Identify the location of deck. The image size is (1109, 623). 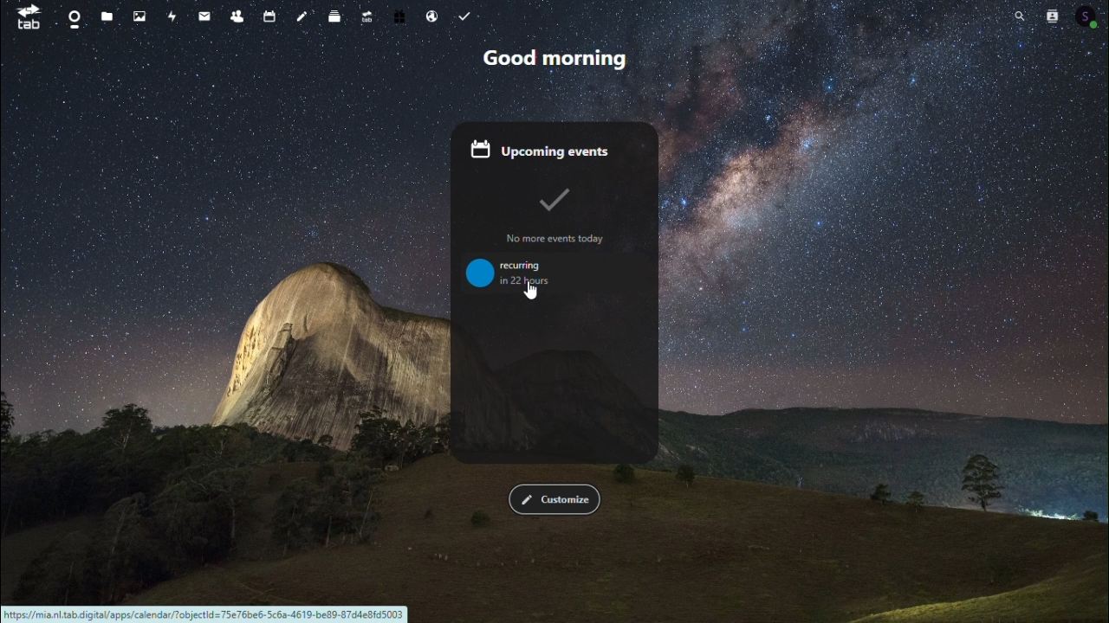
(339, 13).